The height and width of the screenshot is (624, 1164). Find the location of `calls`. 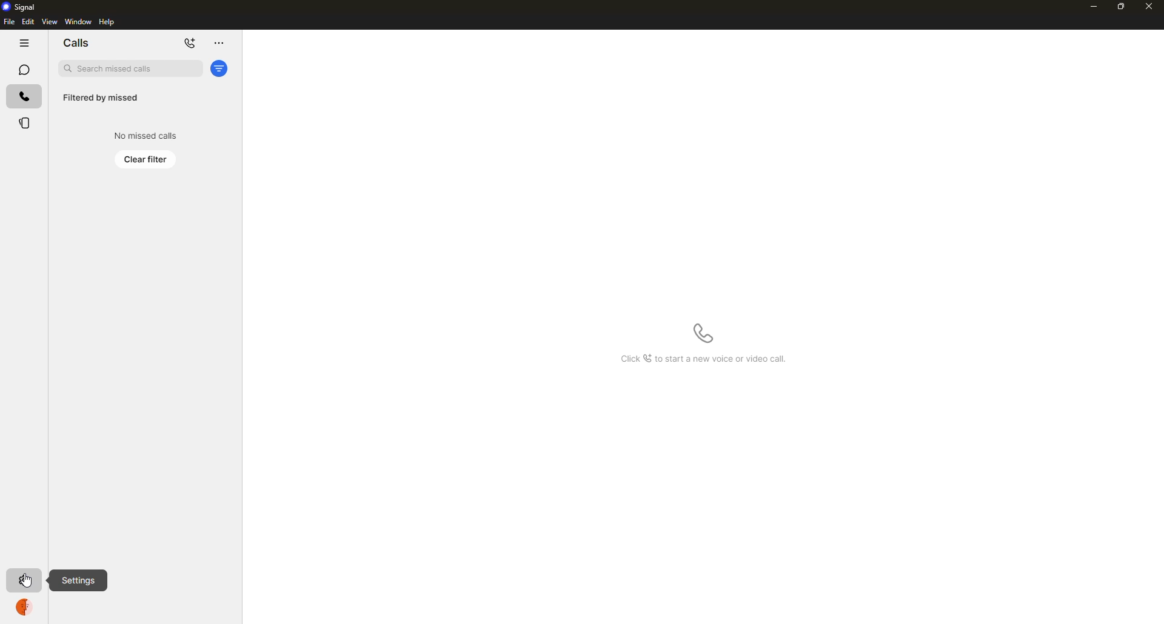

calls is located at coordinates (24, 97).